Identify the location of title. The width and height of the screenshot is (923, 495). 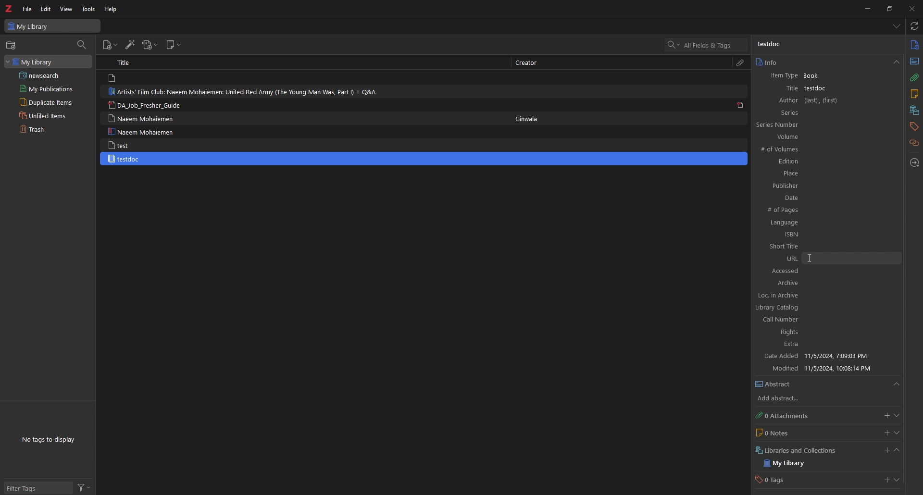
(788, 88).